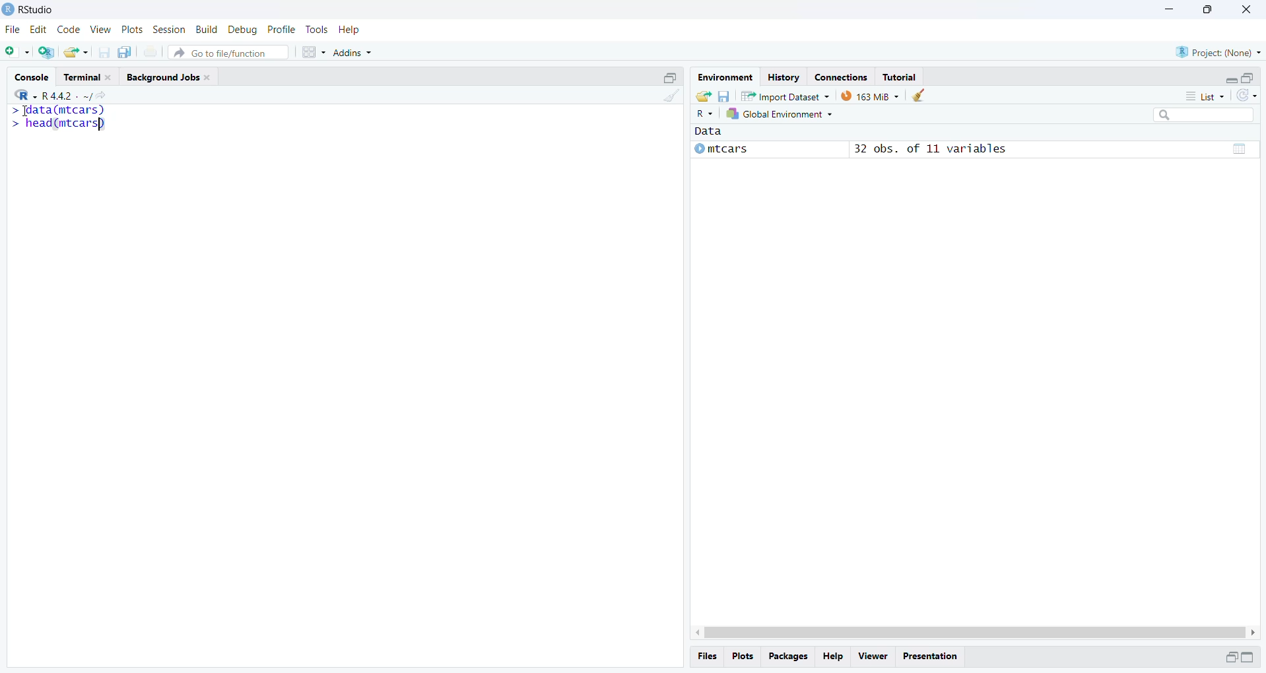 The image size is (1266, 673). I want to click on close, so click(1248, 8).